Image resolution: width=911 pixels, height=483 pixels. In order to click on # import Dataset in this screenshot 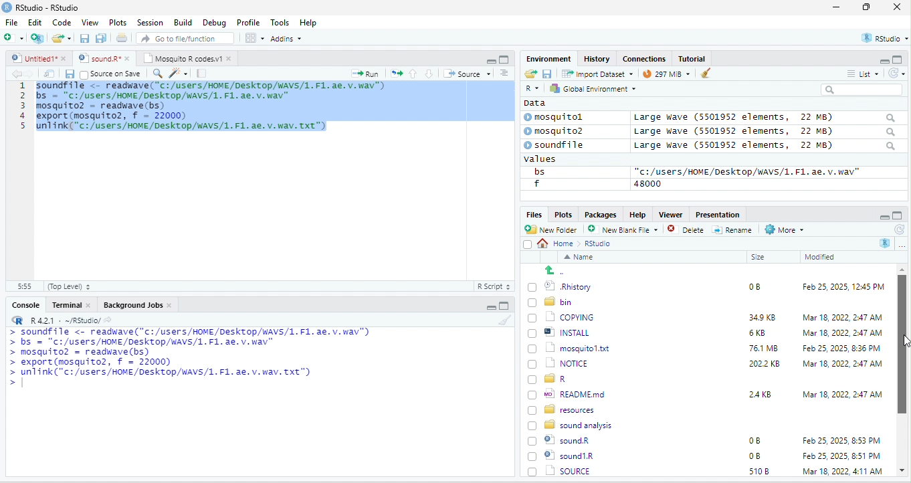, I will do `click(596, 73)`.